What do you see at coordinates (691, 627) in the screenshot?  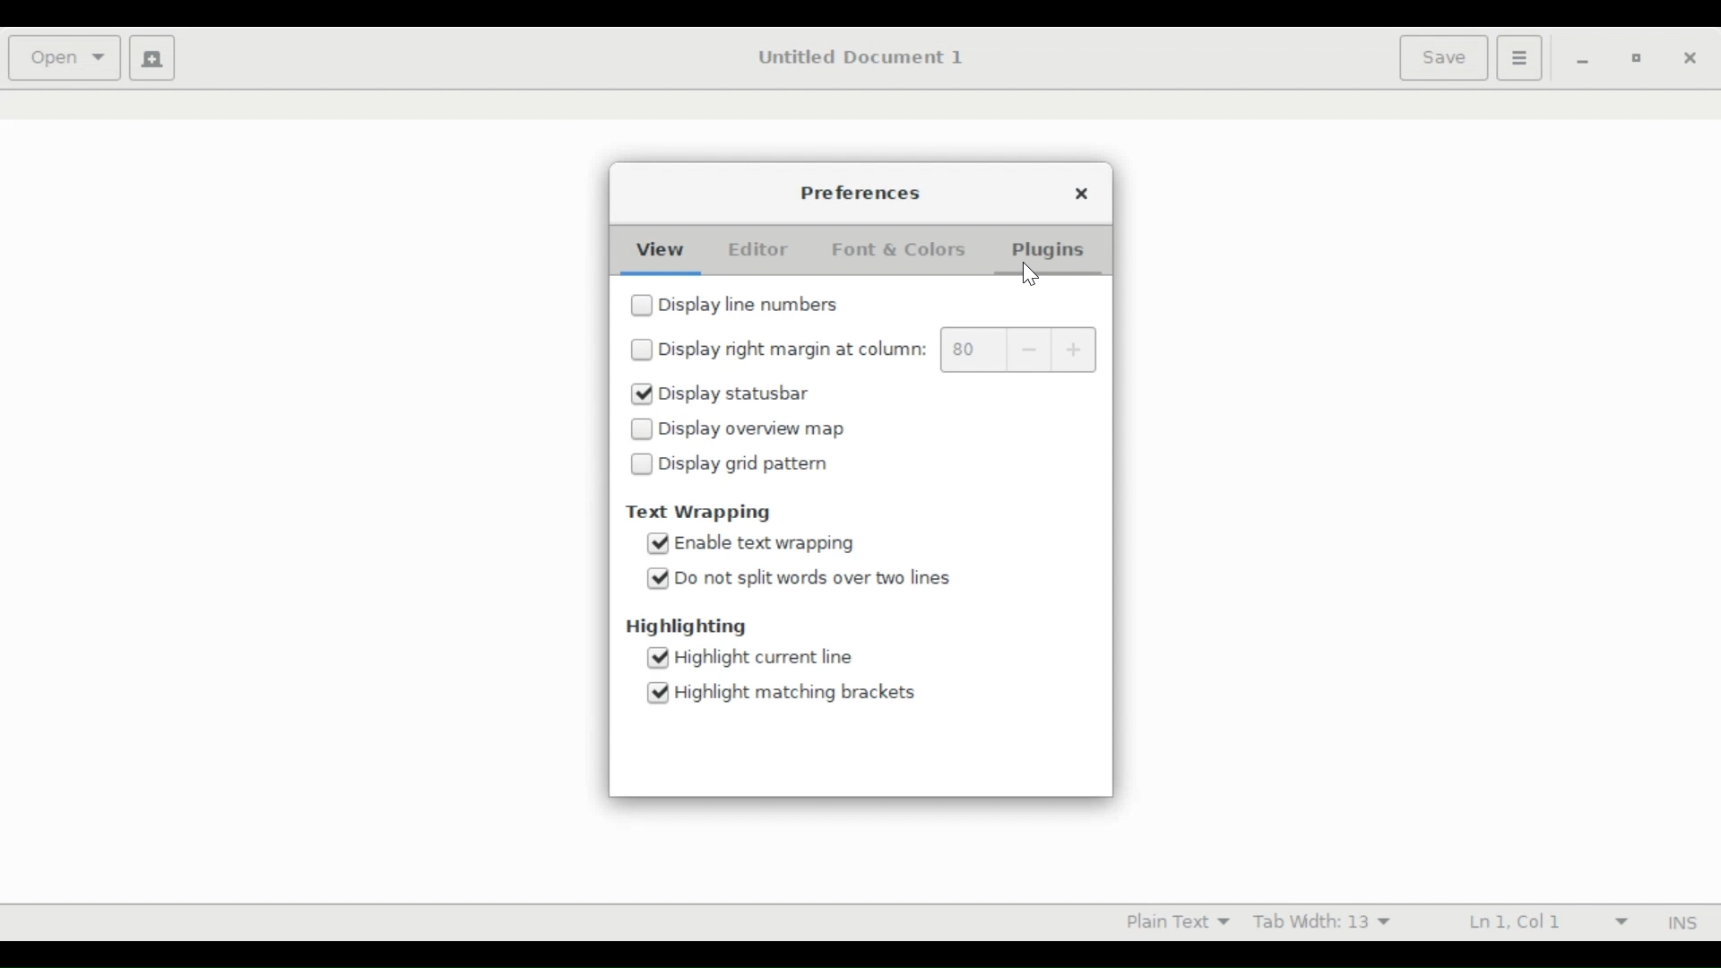 I see `Highlighting` at bounding box center [691, 627].